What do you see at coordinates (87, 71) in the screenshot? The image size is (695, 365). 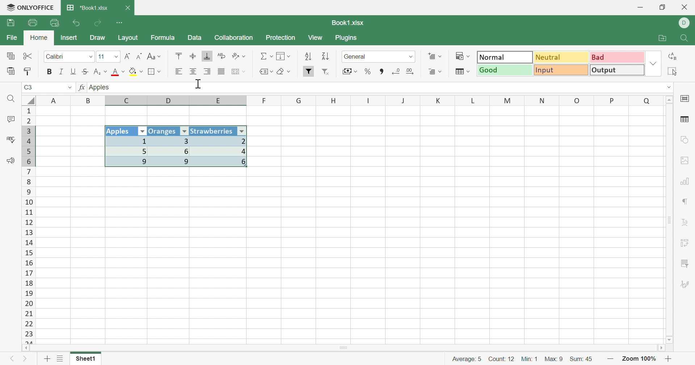 I see `Strikethrough` at bounding box center [87, 71].